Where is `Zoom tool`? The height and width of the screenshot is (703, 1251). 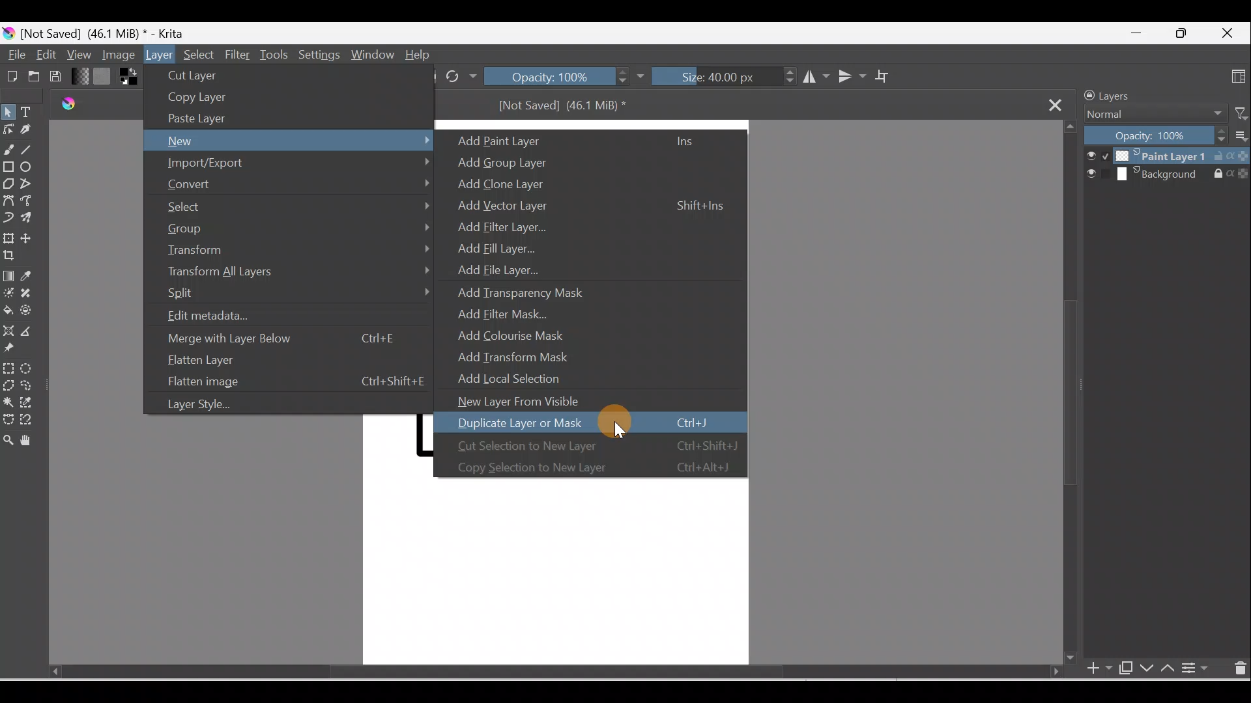
Zoom tool is located at coordinates (8, 442).